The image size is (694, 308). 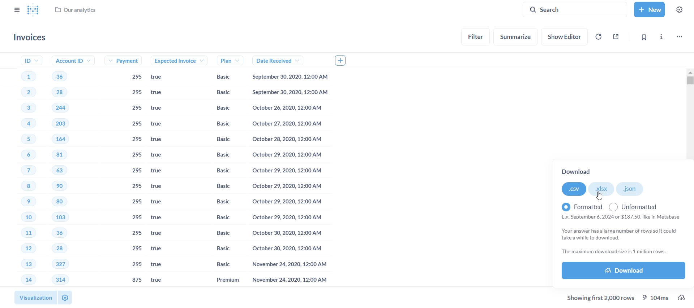 What do you see at coordinates (62, 155) in the screenshot?
I see `81` at bounding box center [62, 155].